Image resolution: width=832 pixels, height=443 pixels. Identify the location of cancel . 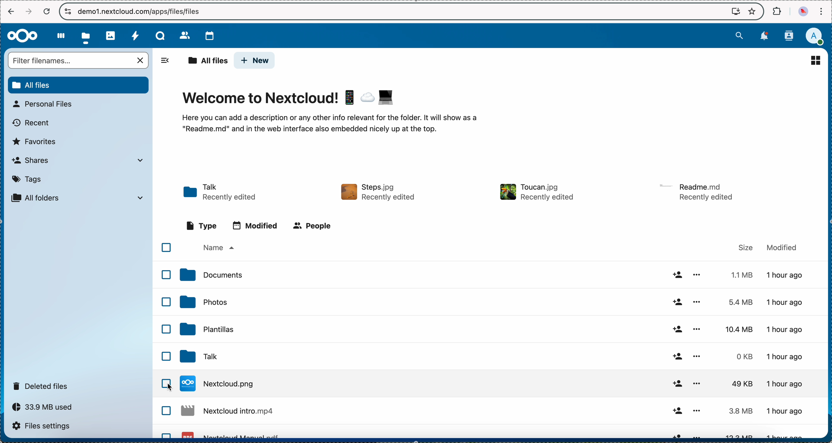
(47, 11).